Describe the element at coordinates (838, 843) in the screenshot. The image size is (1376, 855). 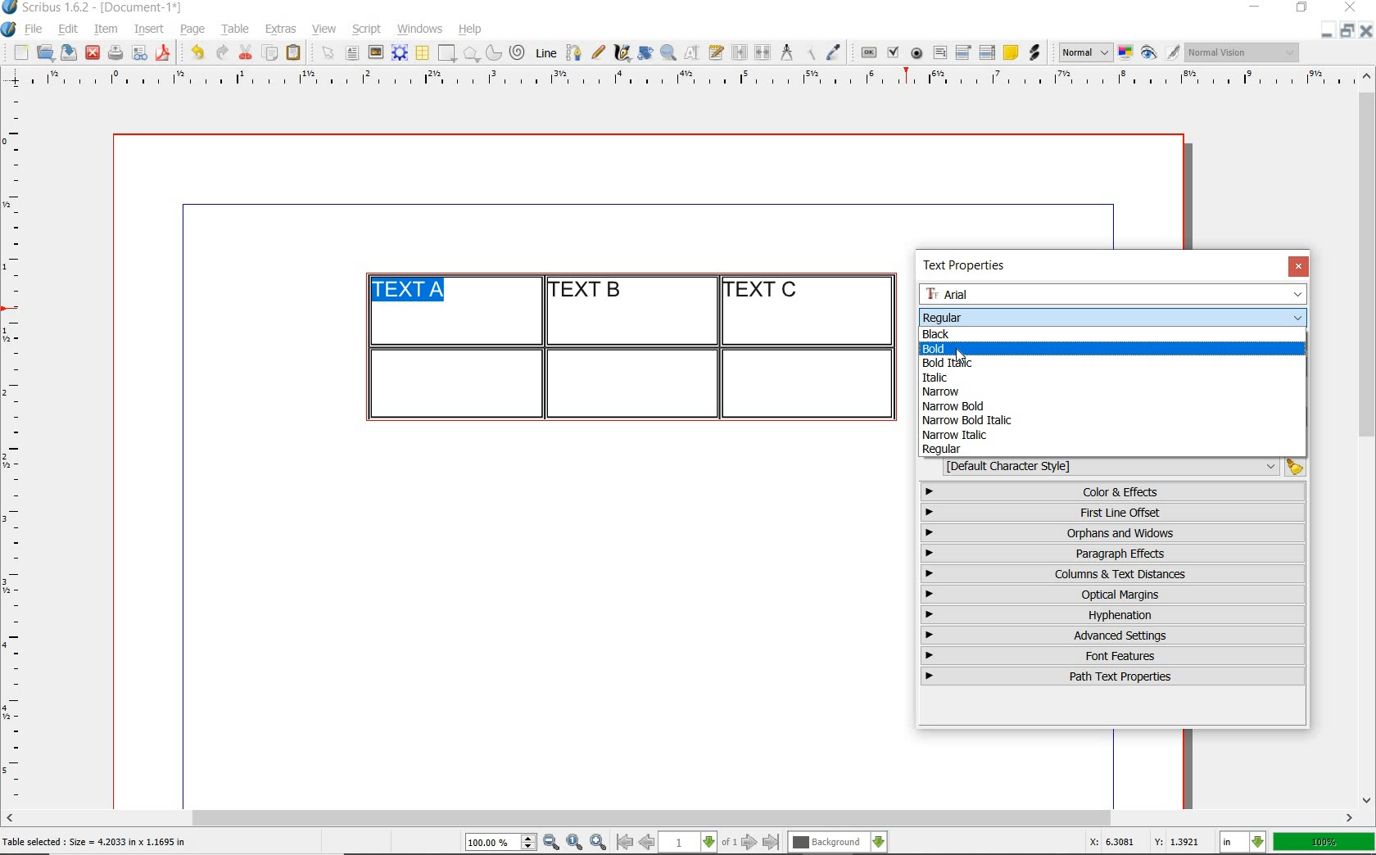
I see `select the current layer` at that location.